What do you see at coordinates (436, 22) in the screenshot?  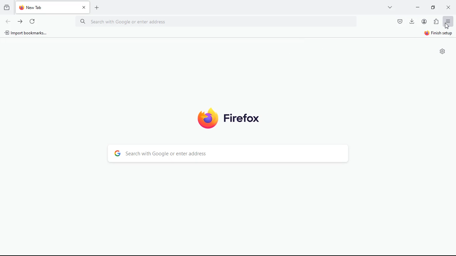 I see `extentions` at bounding box center [436, 22].